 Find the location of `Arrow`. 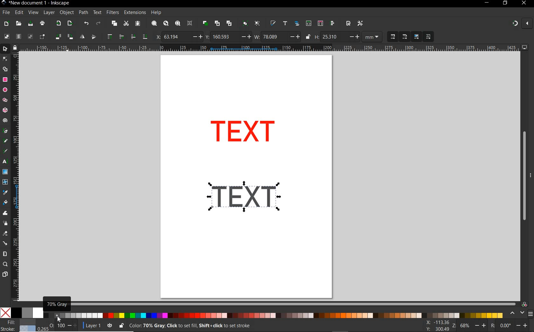

Arrow is located at coordinates (6, 64).